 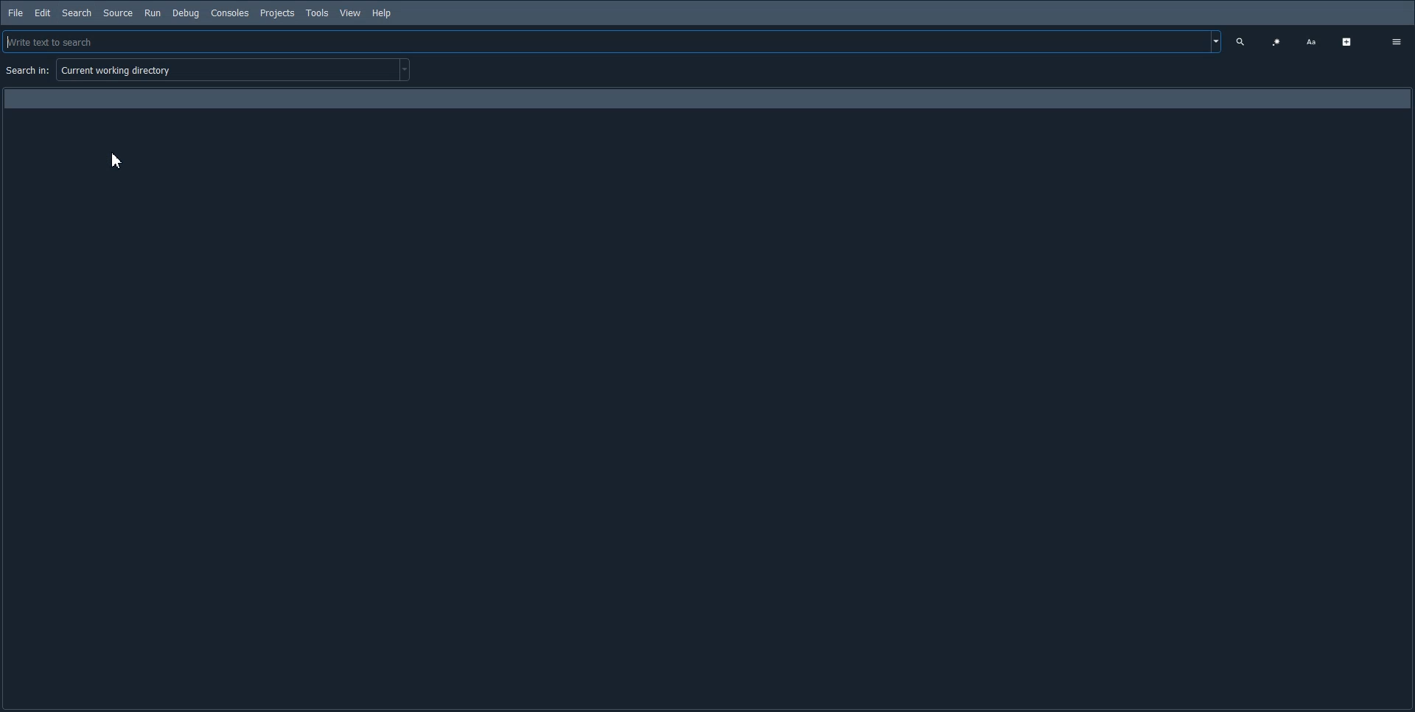 I want to click on Search text, so click(x=1243, y=41).